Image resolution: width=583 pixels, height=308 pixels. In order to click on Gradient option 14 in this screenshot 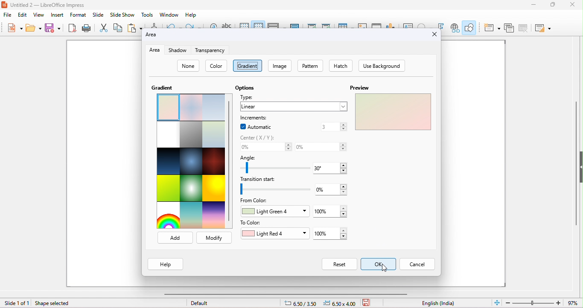, I will do `click(192, 215)`.